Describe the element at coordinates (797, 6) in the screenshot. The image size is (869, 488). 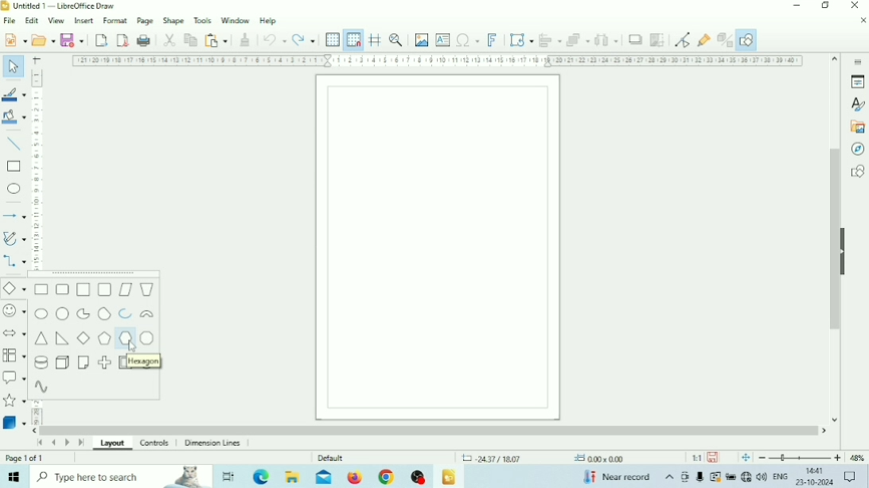
I see `Minimize` at that location.